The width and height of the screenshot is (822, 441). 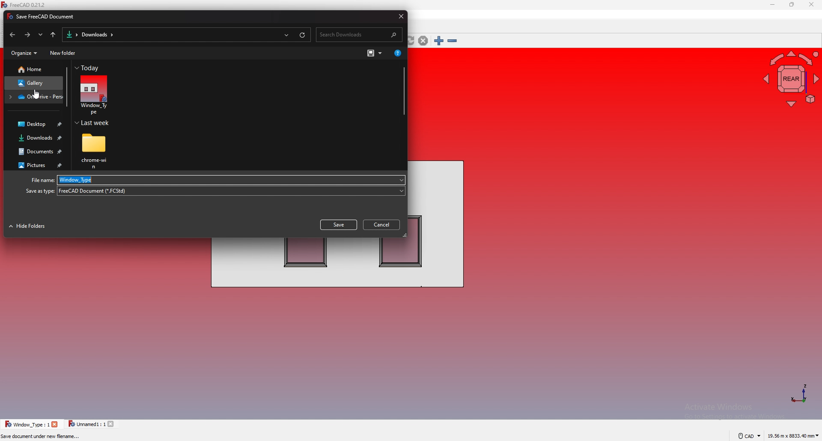 What do you see at coordinates (452, 41) in the screenshot?
I see `zoom out` at bounding box center [452, 41].